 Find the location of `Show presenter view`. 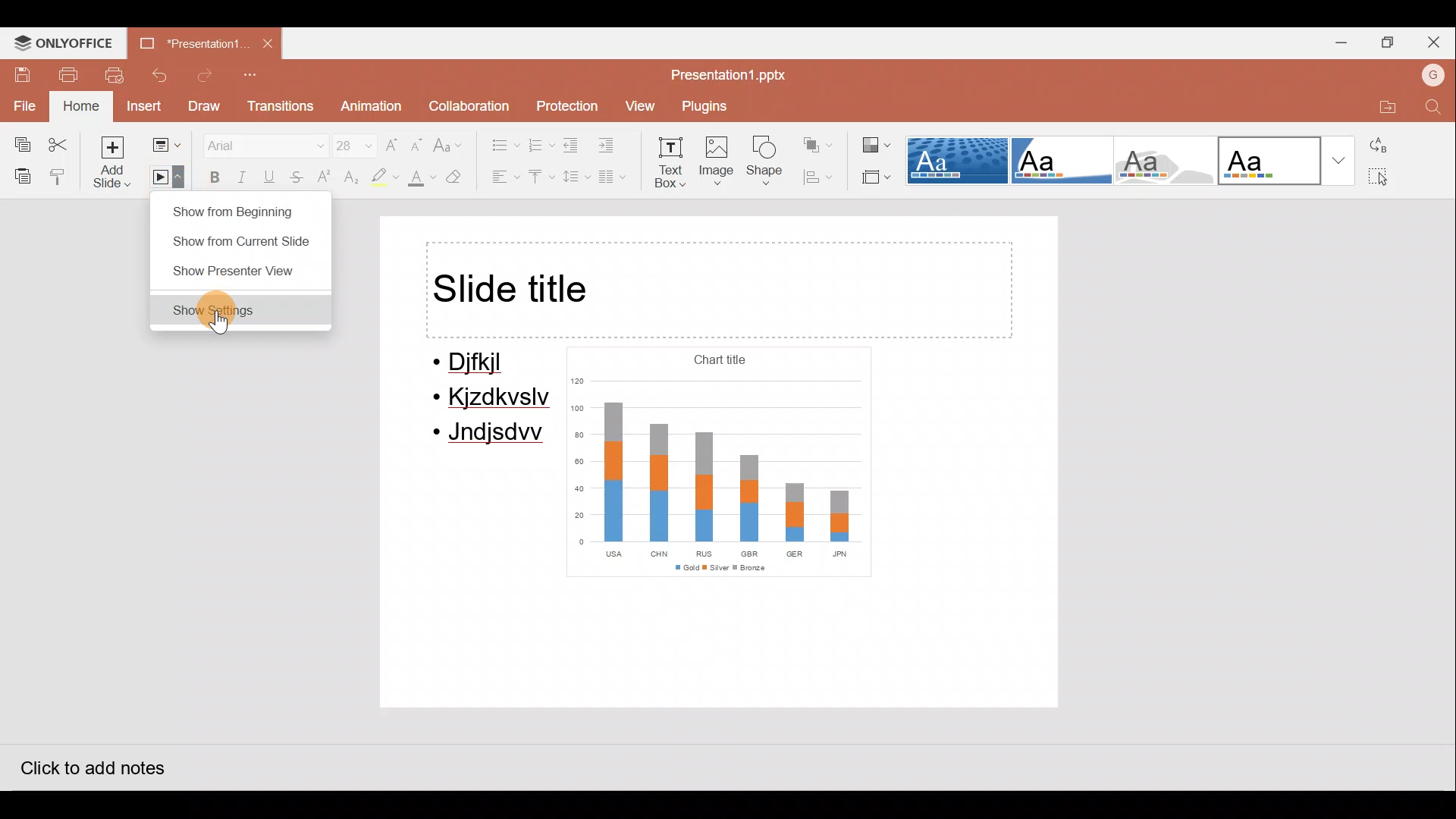

Show presenter view is located at coordinates (234, 272).